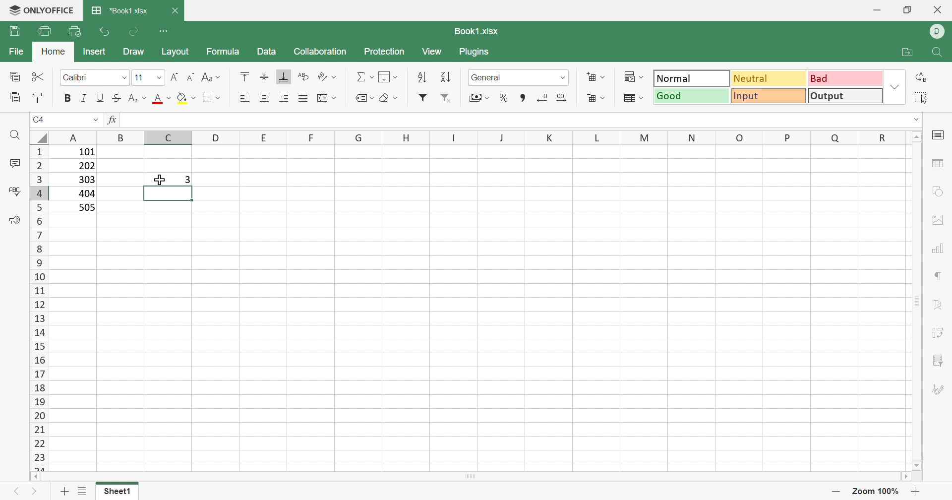 This screenshot has width=952, height=500. I want to click on Find, so click(938, 52).